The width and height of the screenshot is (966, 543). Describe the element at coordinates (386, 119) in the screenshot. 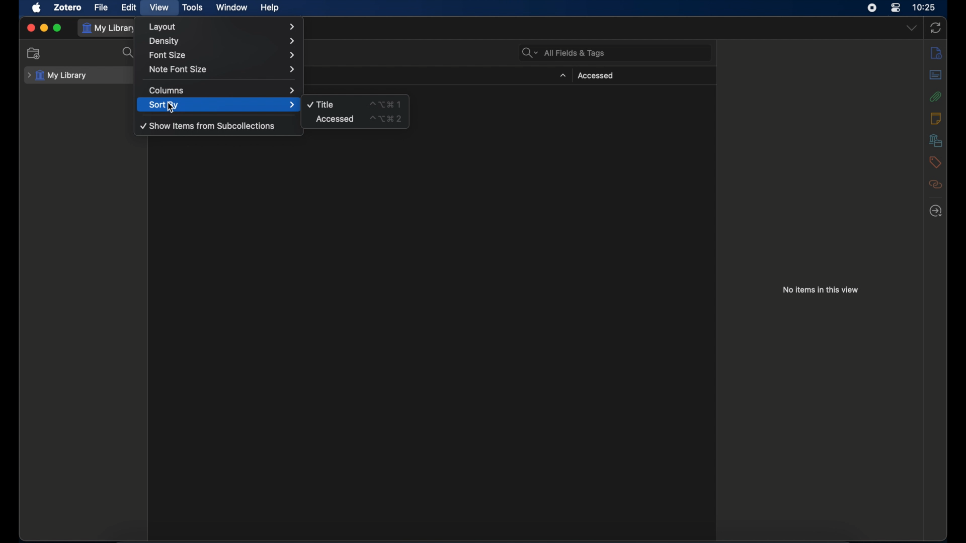

I see `accessed shortcut` at that location.